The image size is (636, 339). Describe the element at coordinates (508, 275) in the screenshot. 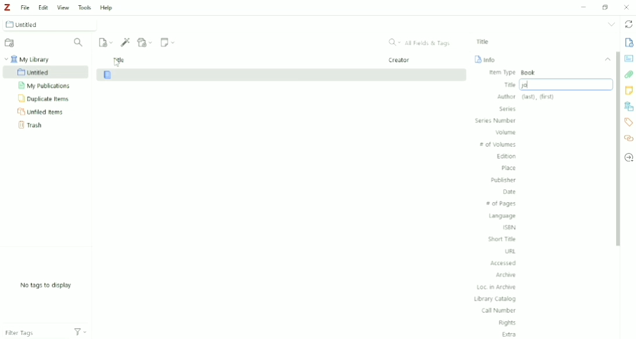

I see `Archive` at that location.